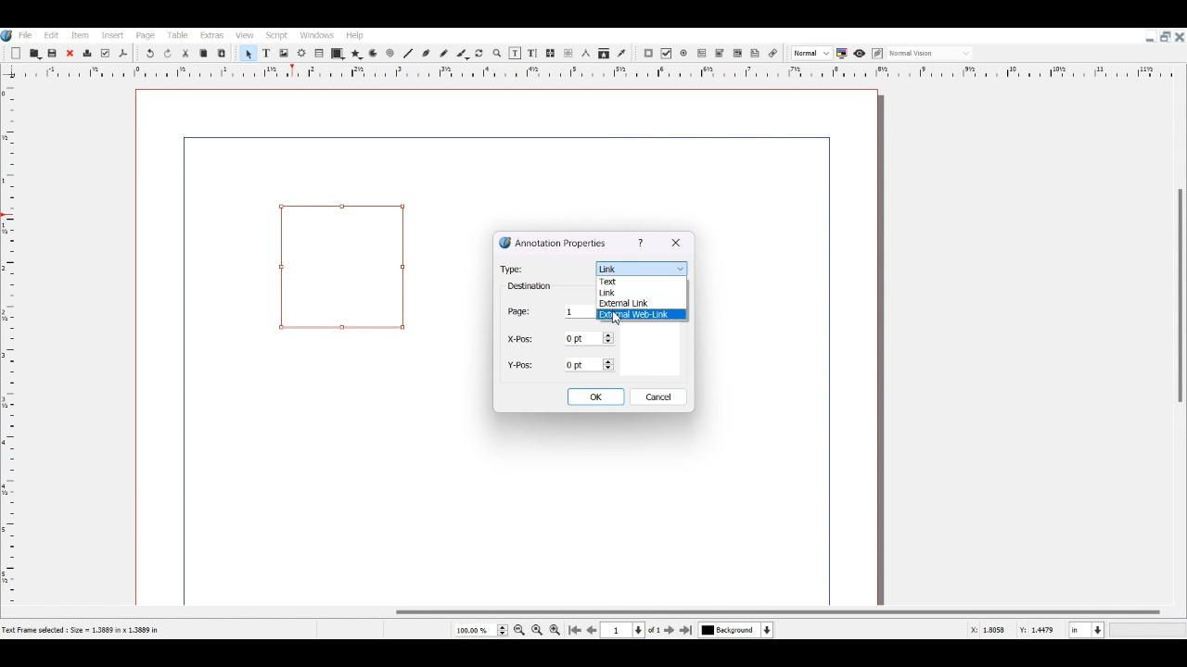 This screenshot has height=667, width=1187. I want to click on Text Annotation , so click(756, 53).